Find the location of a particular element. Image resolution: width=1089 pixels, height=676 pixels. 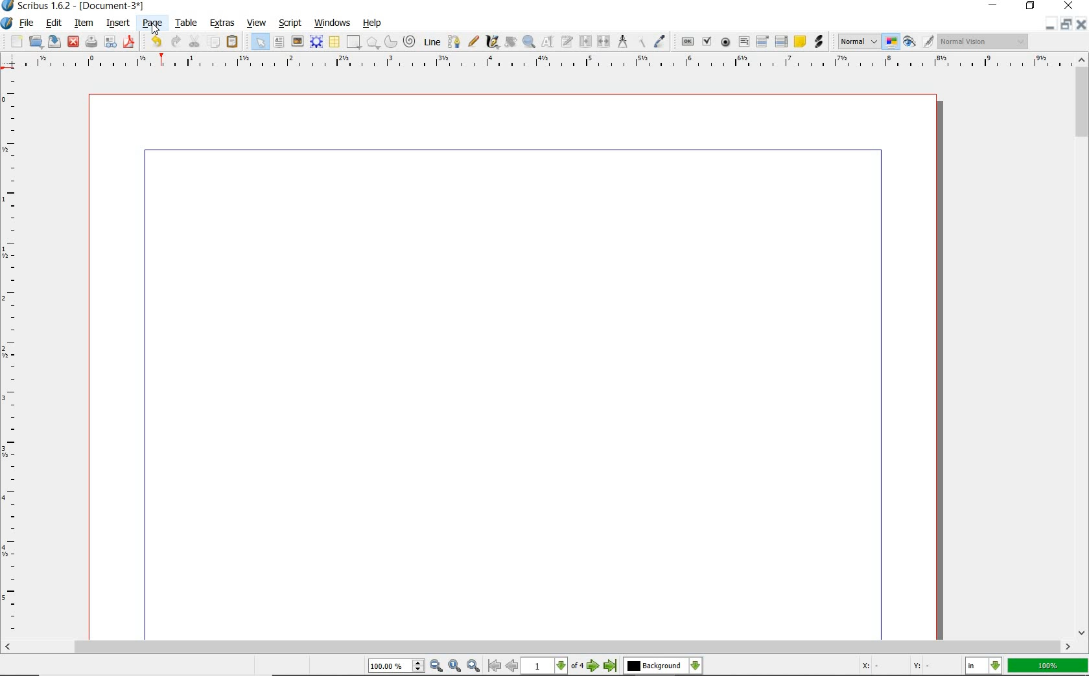

preview mode is located at coordinates (911, 41).